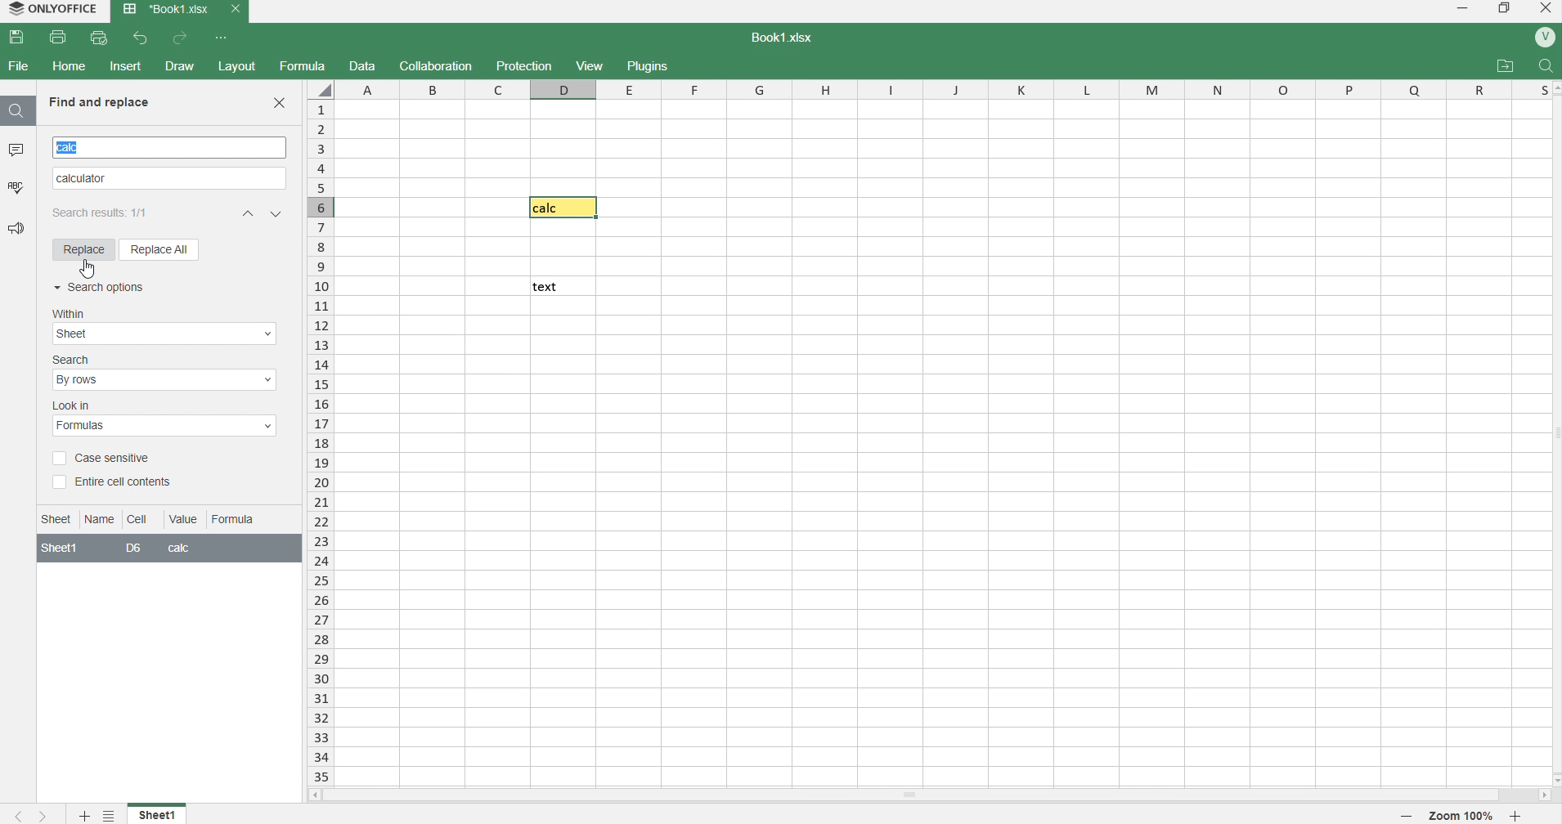 The height and width of the screenshot is (824, 1562). Describe the element at coordinates (128, 66) in the screenshot. I see `insert` at that location.